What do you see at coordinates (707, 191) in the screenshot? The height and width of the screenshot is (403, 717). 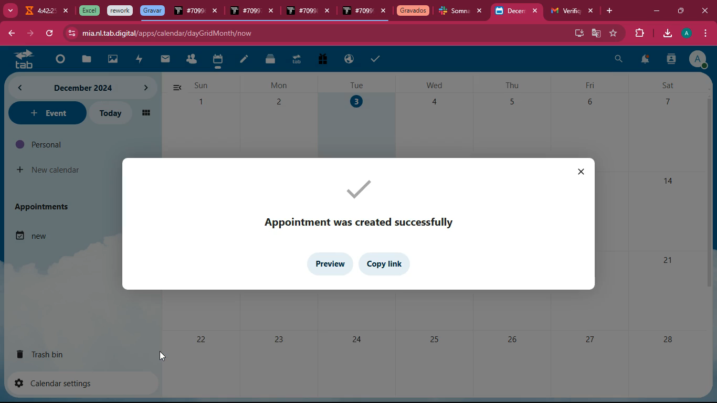 I see `scroll bar` at bounding box center [707, 191].